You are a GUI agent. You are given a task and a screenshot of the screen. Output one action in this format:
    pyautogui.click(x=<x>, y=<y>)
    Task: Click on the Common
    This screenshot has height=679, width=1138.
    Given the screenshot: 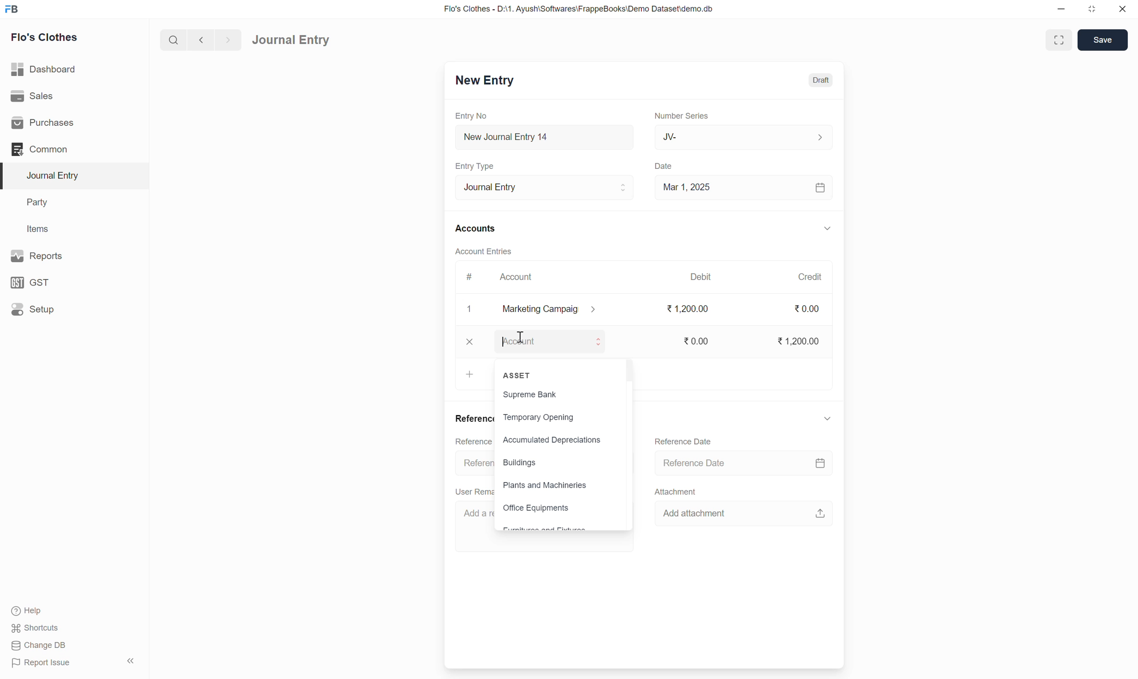 What is the action you would take?
    pyautogui.click(x=40, y=149)
    